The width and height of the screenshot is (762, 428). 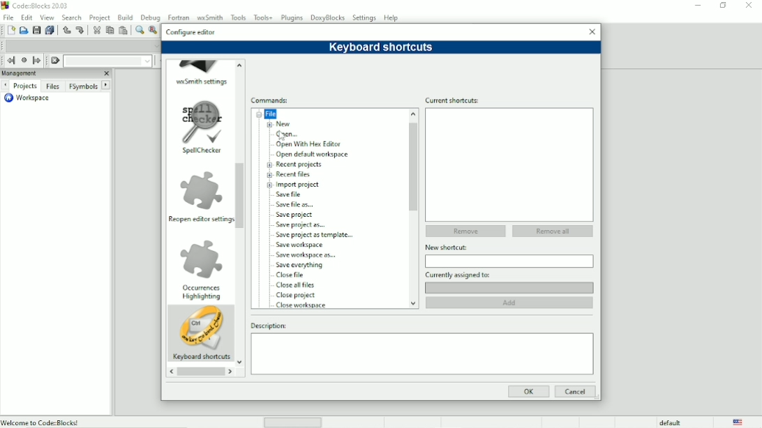 I want to click on Currently assigned to, so click(x=509, y=275).